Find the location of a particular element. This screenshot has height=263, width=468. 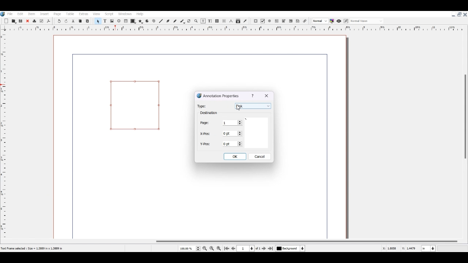

Undo is located at coordinates (59, 21).